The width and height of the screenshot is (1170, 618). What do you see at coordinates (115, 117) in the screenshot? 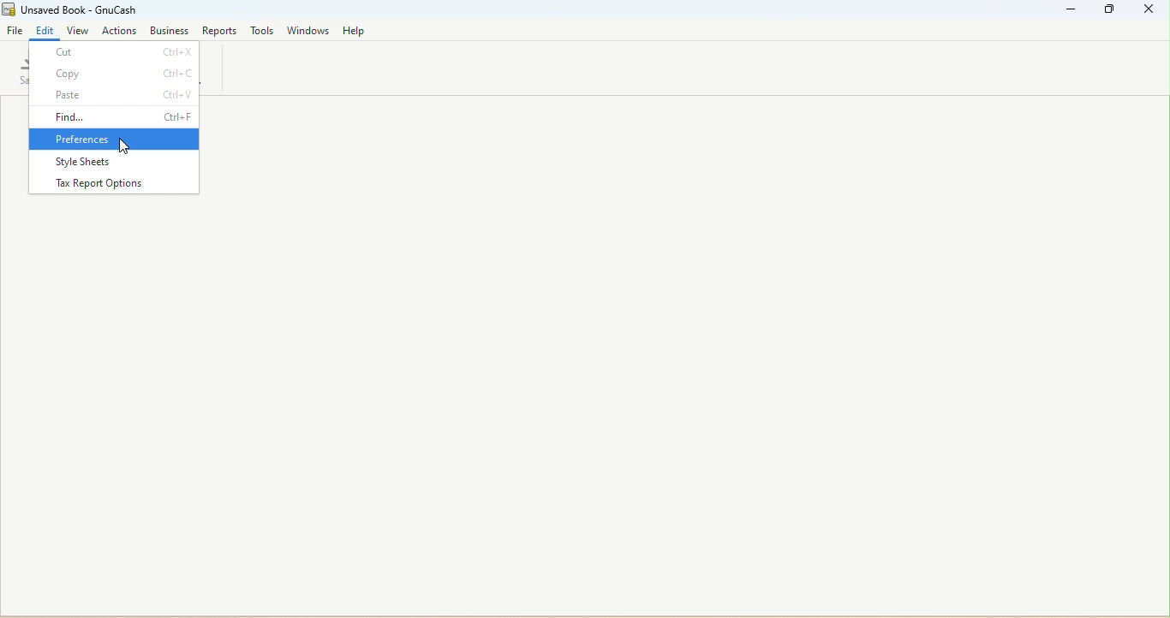
I see `Find` at bounding box center [115, 117].